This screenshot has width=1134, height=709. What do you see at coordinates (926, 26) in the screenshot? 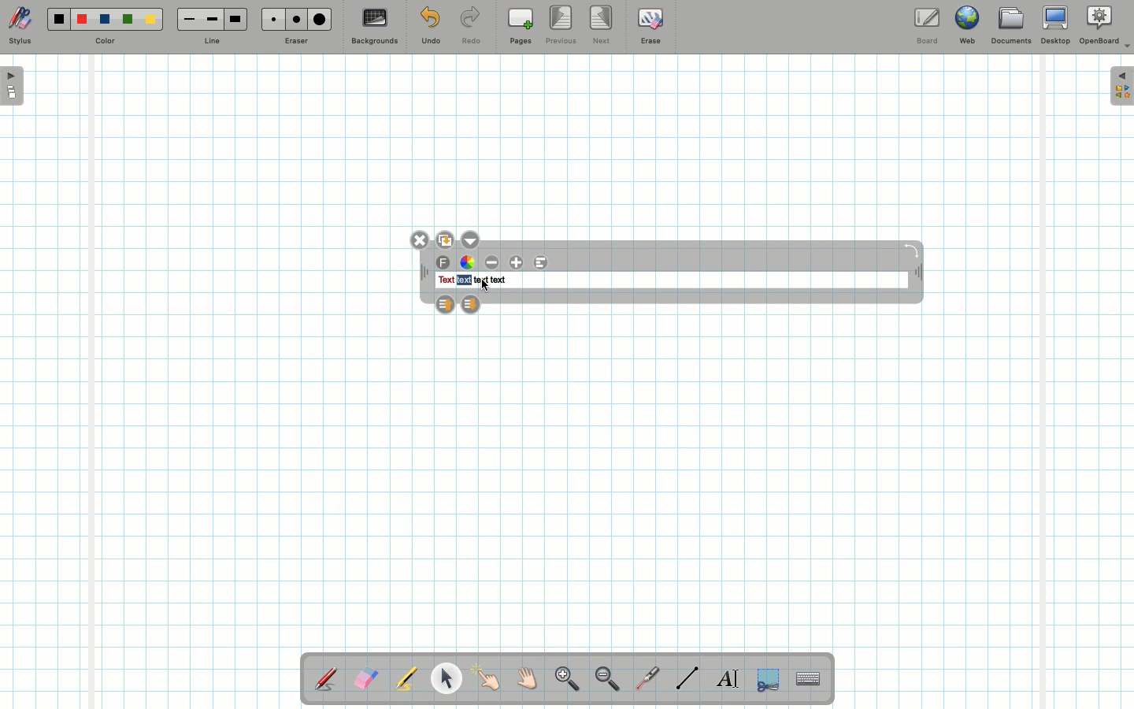
I see `Board` at bounding box center [926, 26].